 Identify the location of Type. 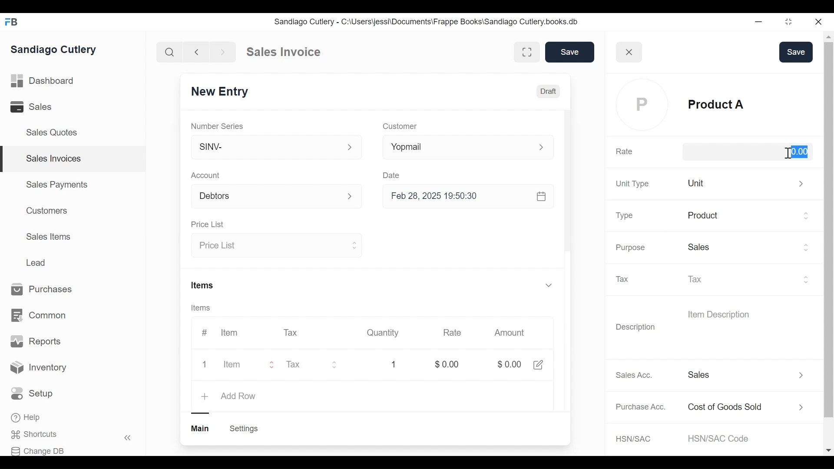
(626, 216).